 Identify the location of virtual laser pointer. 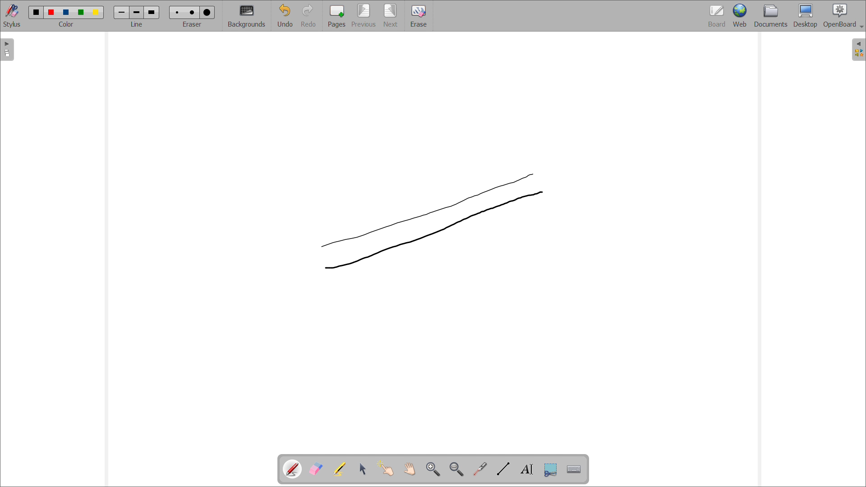
(481, 468).